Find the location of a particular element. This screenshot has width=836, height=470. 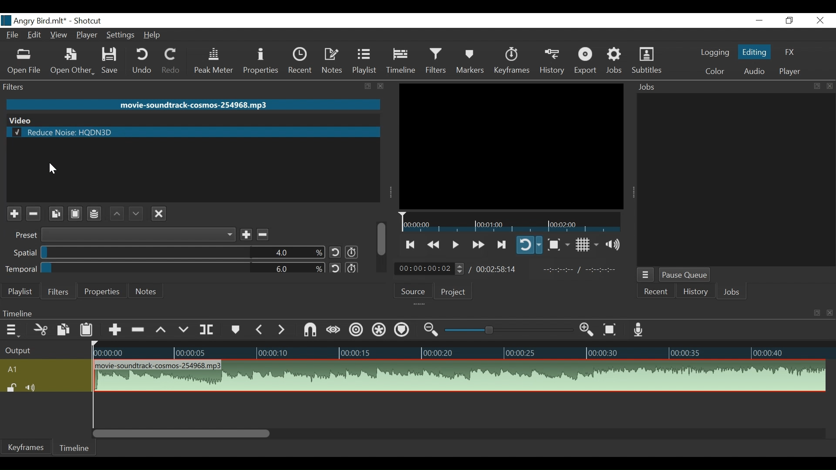

Keyframes is located at coordinates (27, 447).